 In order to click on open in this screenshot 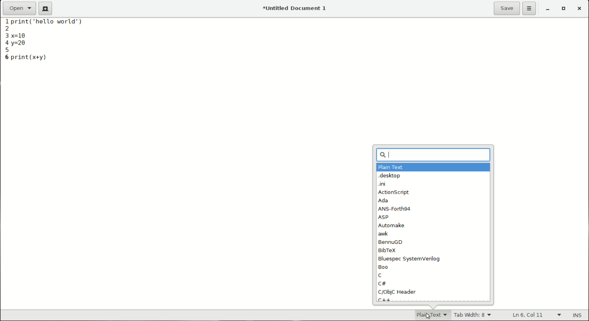, I will do `click(20, 8)`.